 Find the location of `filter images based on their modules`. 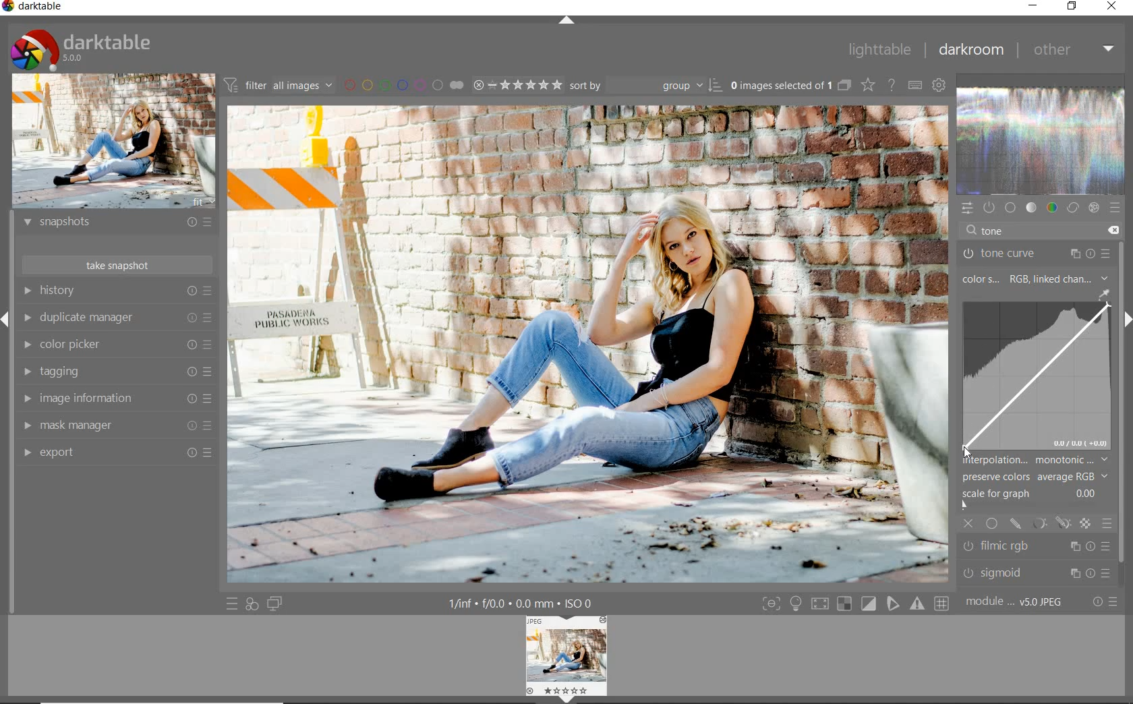

filter images based on their modules is located at coordinates (281, 86).